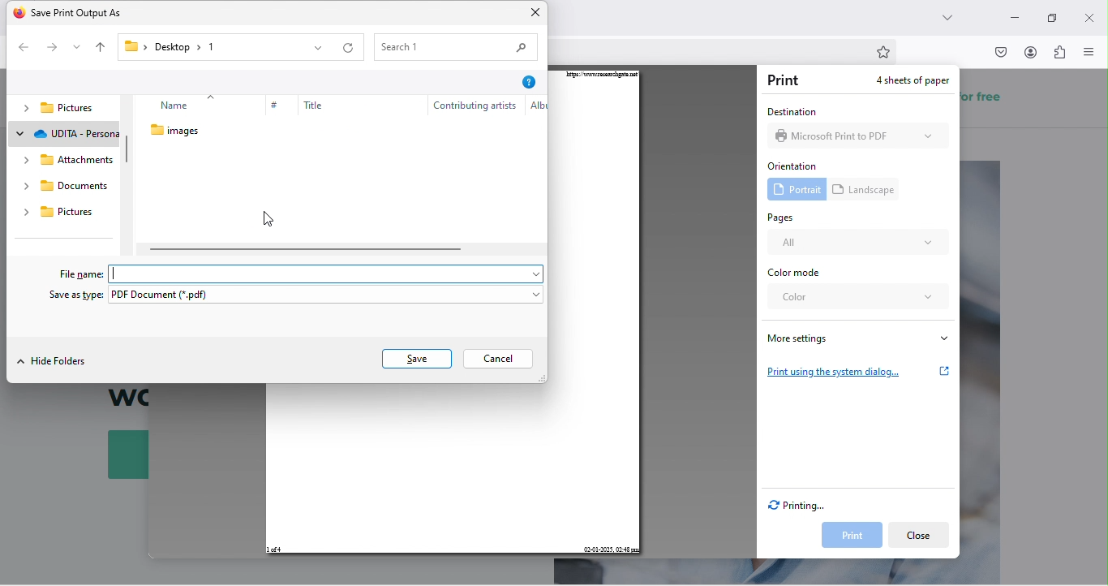  Describe the element at coordinates (850, 534) in the screenshot. I see `print` at that location.